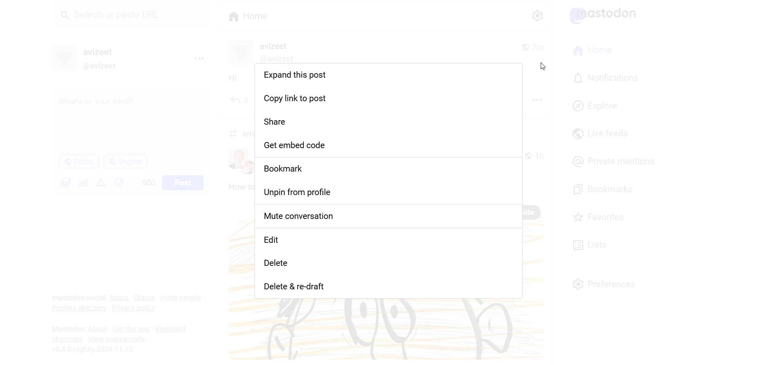 This screenshot has height=365, width=777. I want to click on Bookmarks, so click(605, 188).